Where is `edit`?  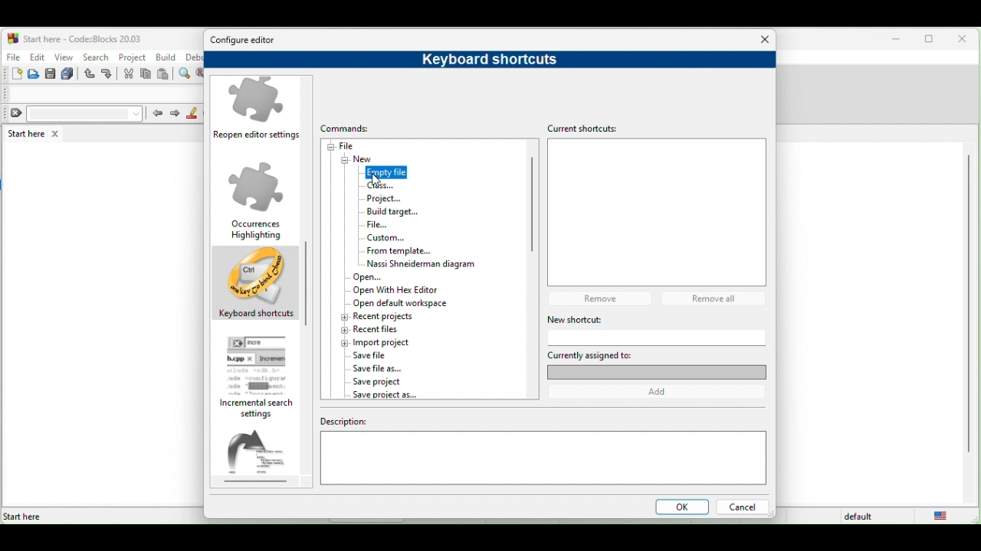
edit is located at coordinates (37, 57).